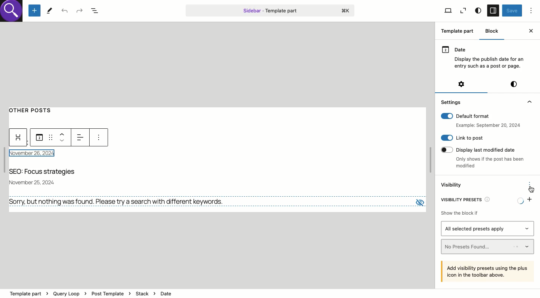  What do you see at coordinates (488, 271) in the screenshot?
I see `Note` at bounding box center [488, 271].